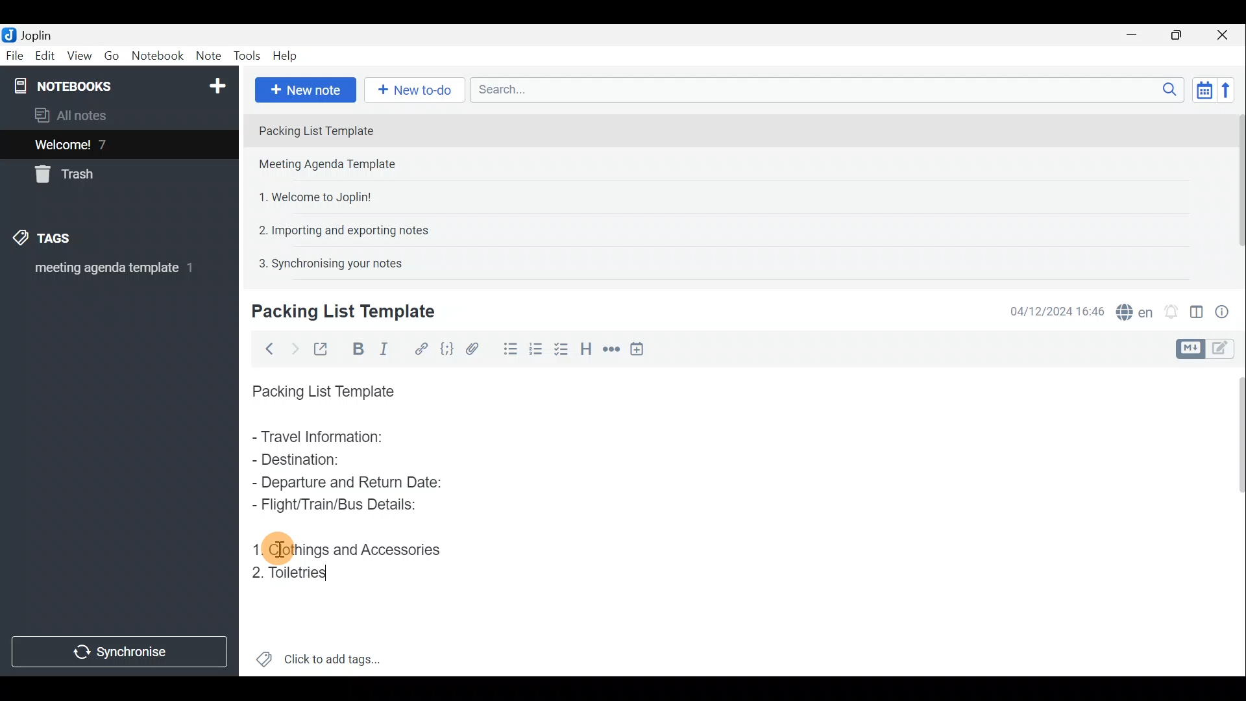 The width and height of the screenshot is (1246, 701). Describe the element at coordinates (1057, 310) in the screenshot. I see `Date & time` at that location.